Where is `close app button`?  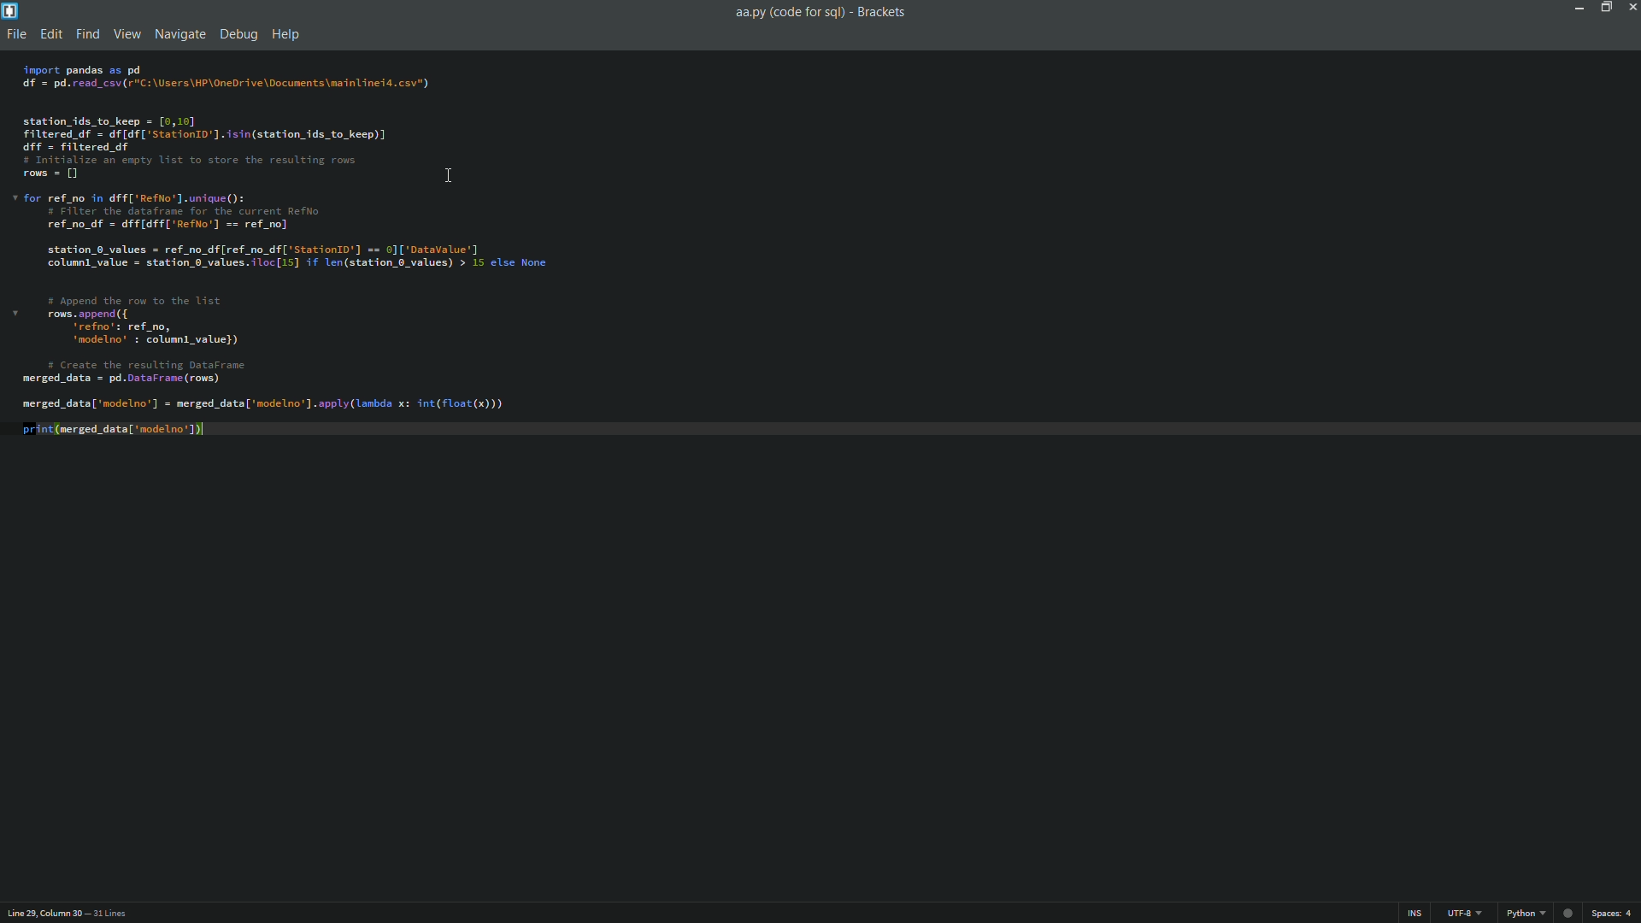
close app button is located at coordinates (1631, 7).